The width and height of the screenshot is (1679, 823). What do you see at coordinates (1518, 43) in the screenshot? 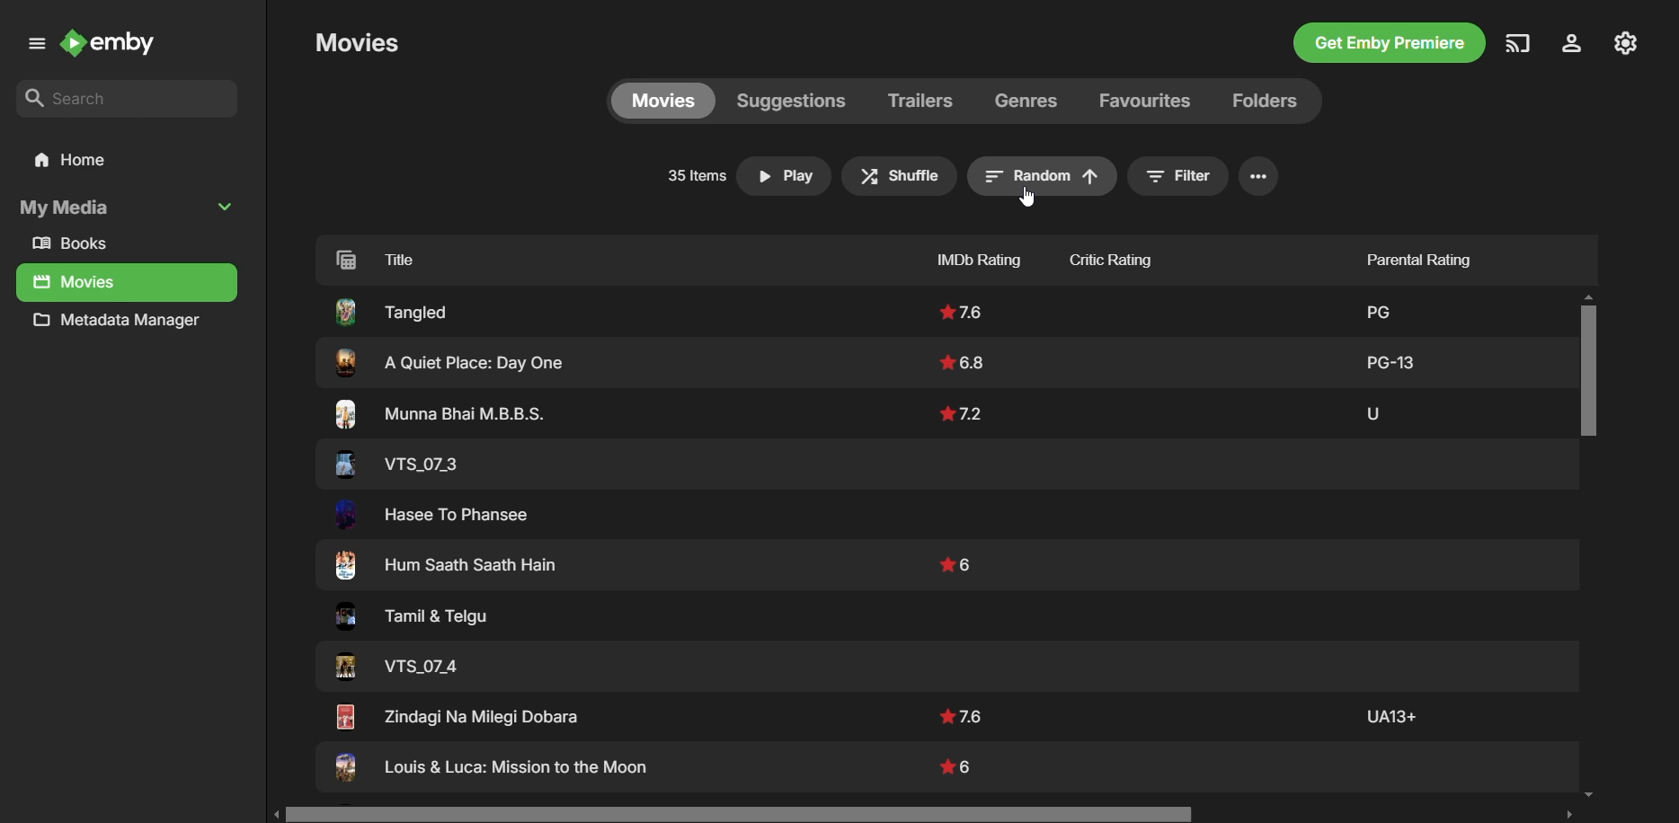
I see `Play on another device` at bounding box center [1518, 43].